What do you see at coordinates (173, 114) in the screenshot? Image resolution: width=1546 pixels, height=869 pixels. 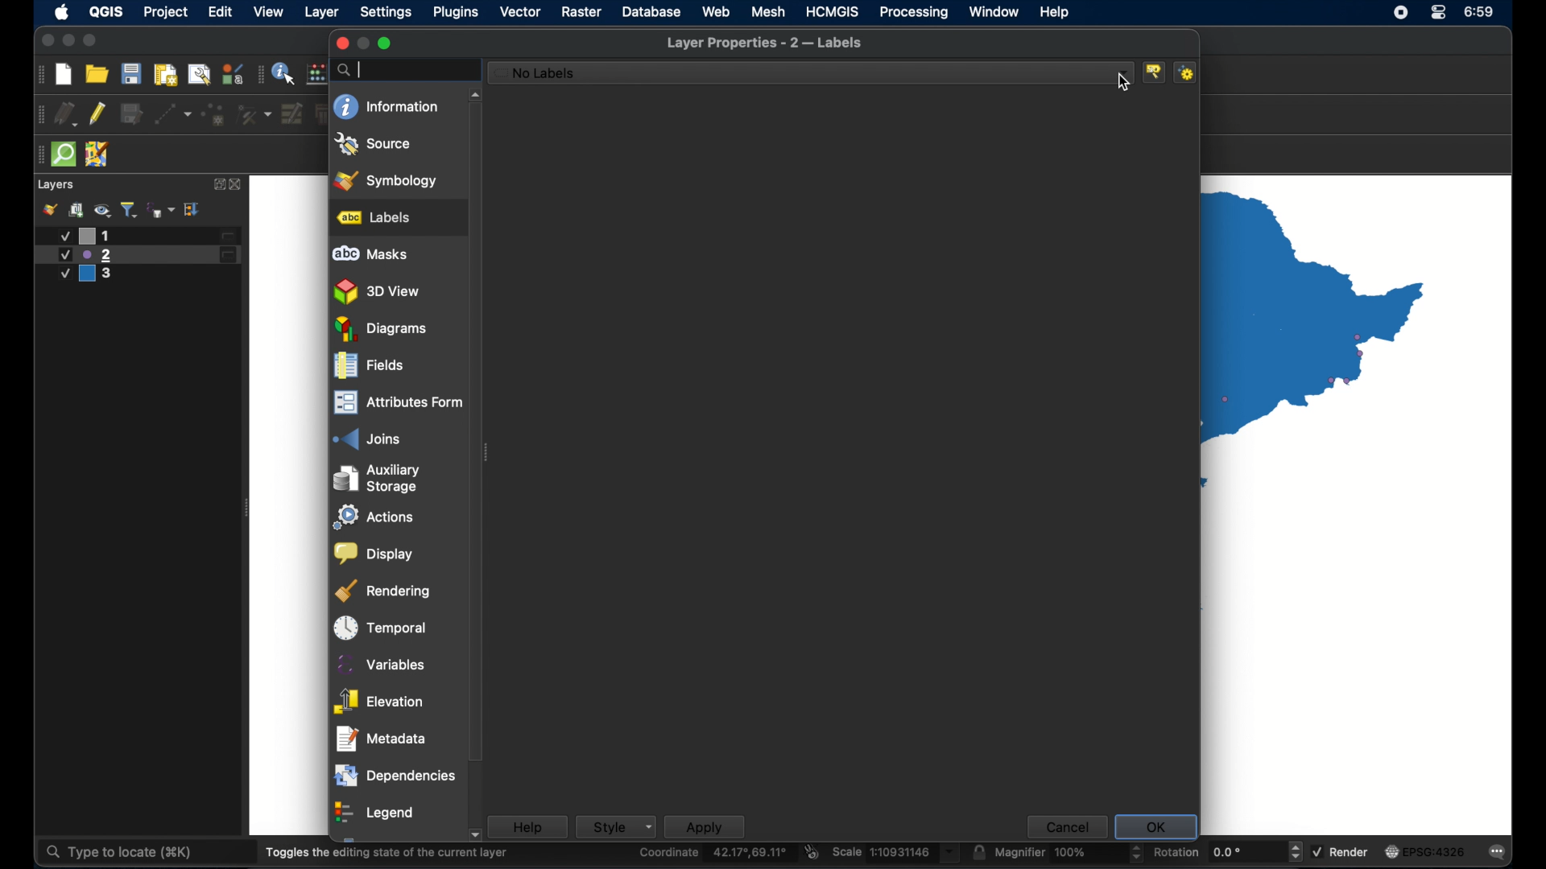 I see `digitize  with segment` at bounding box center [173, 114].